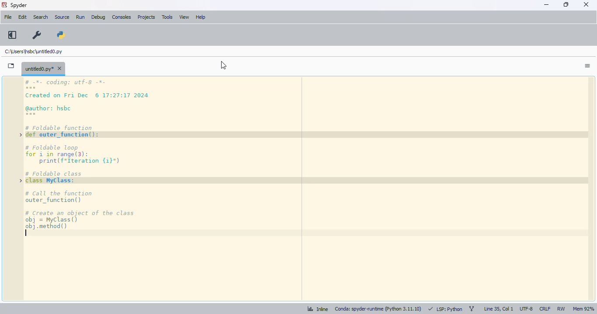 The width and height of the screenshot is (597, 314). What do you see at coordinates (11, 66) in the screenshot?
I see `browse tabs` at bounding box center [11, 66].